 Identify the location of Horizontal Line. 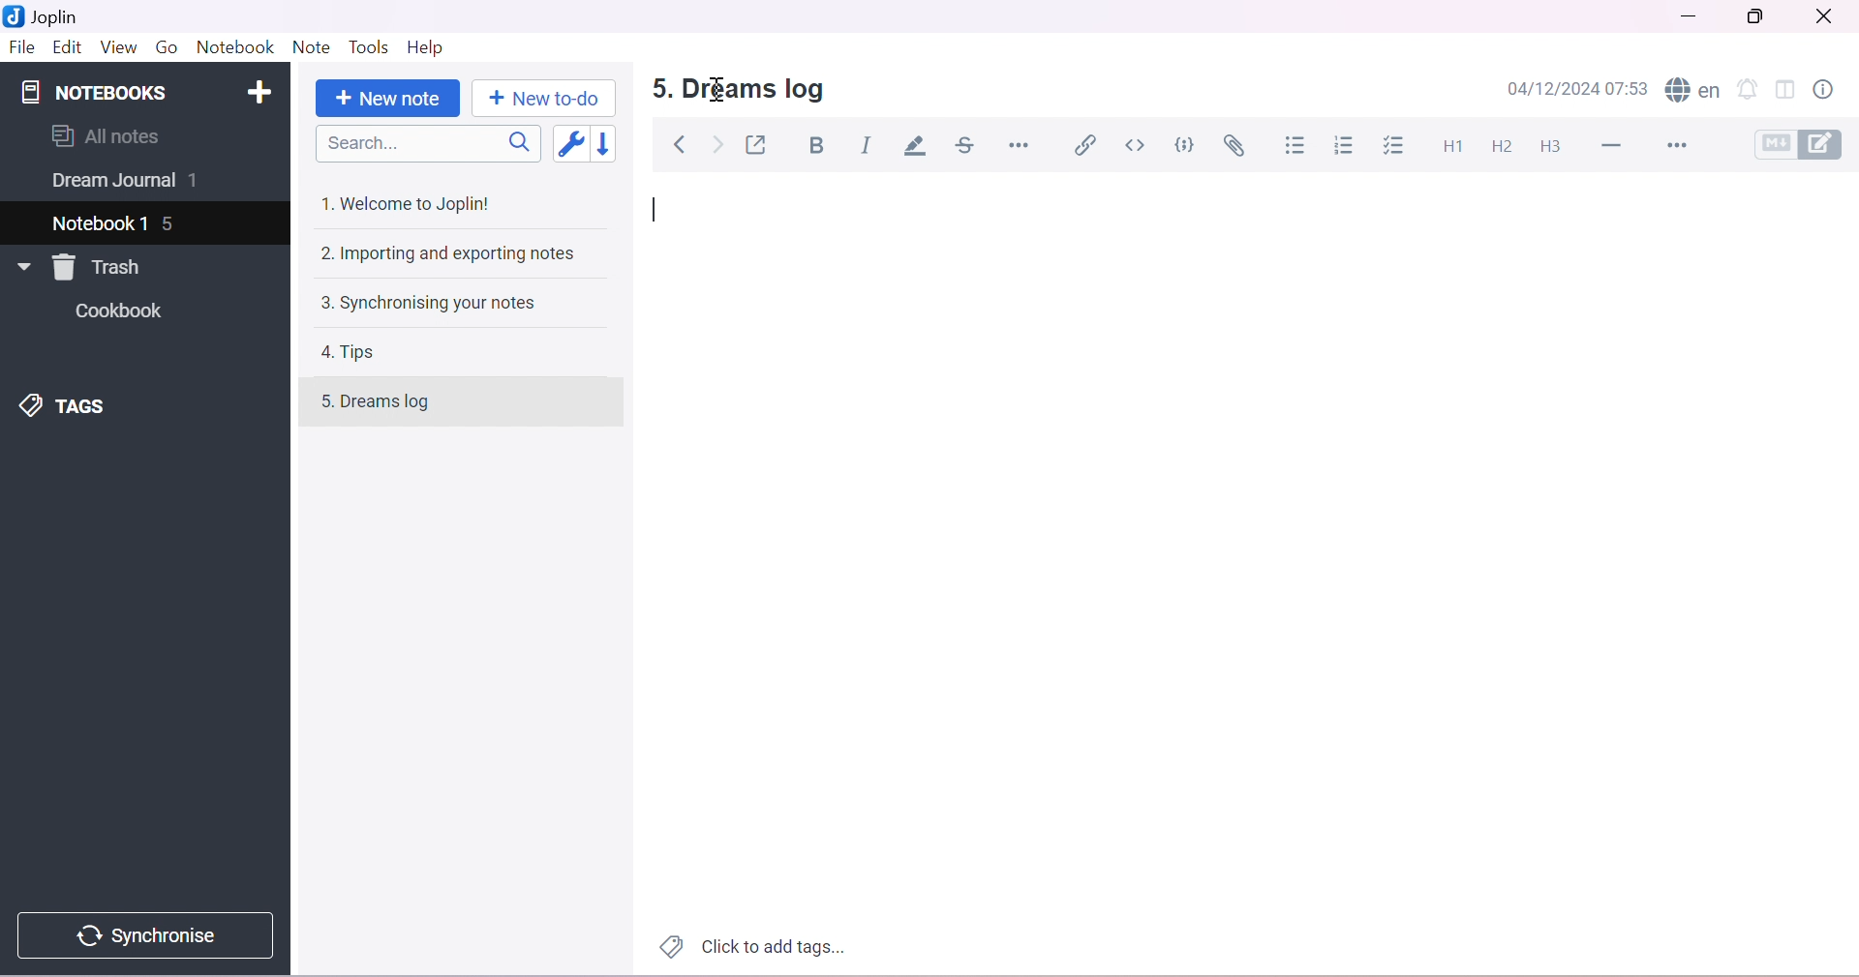
(1616, 146).